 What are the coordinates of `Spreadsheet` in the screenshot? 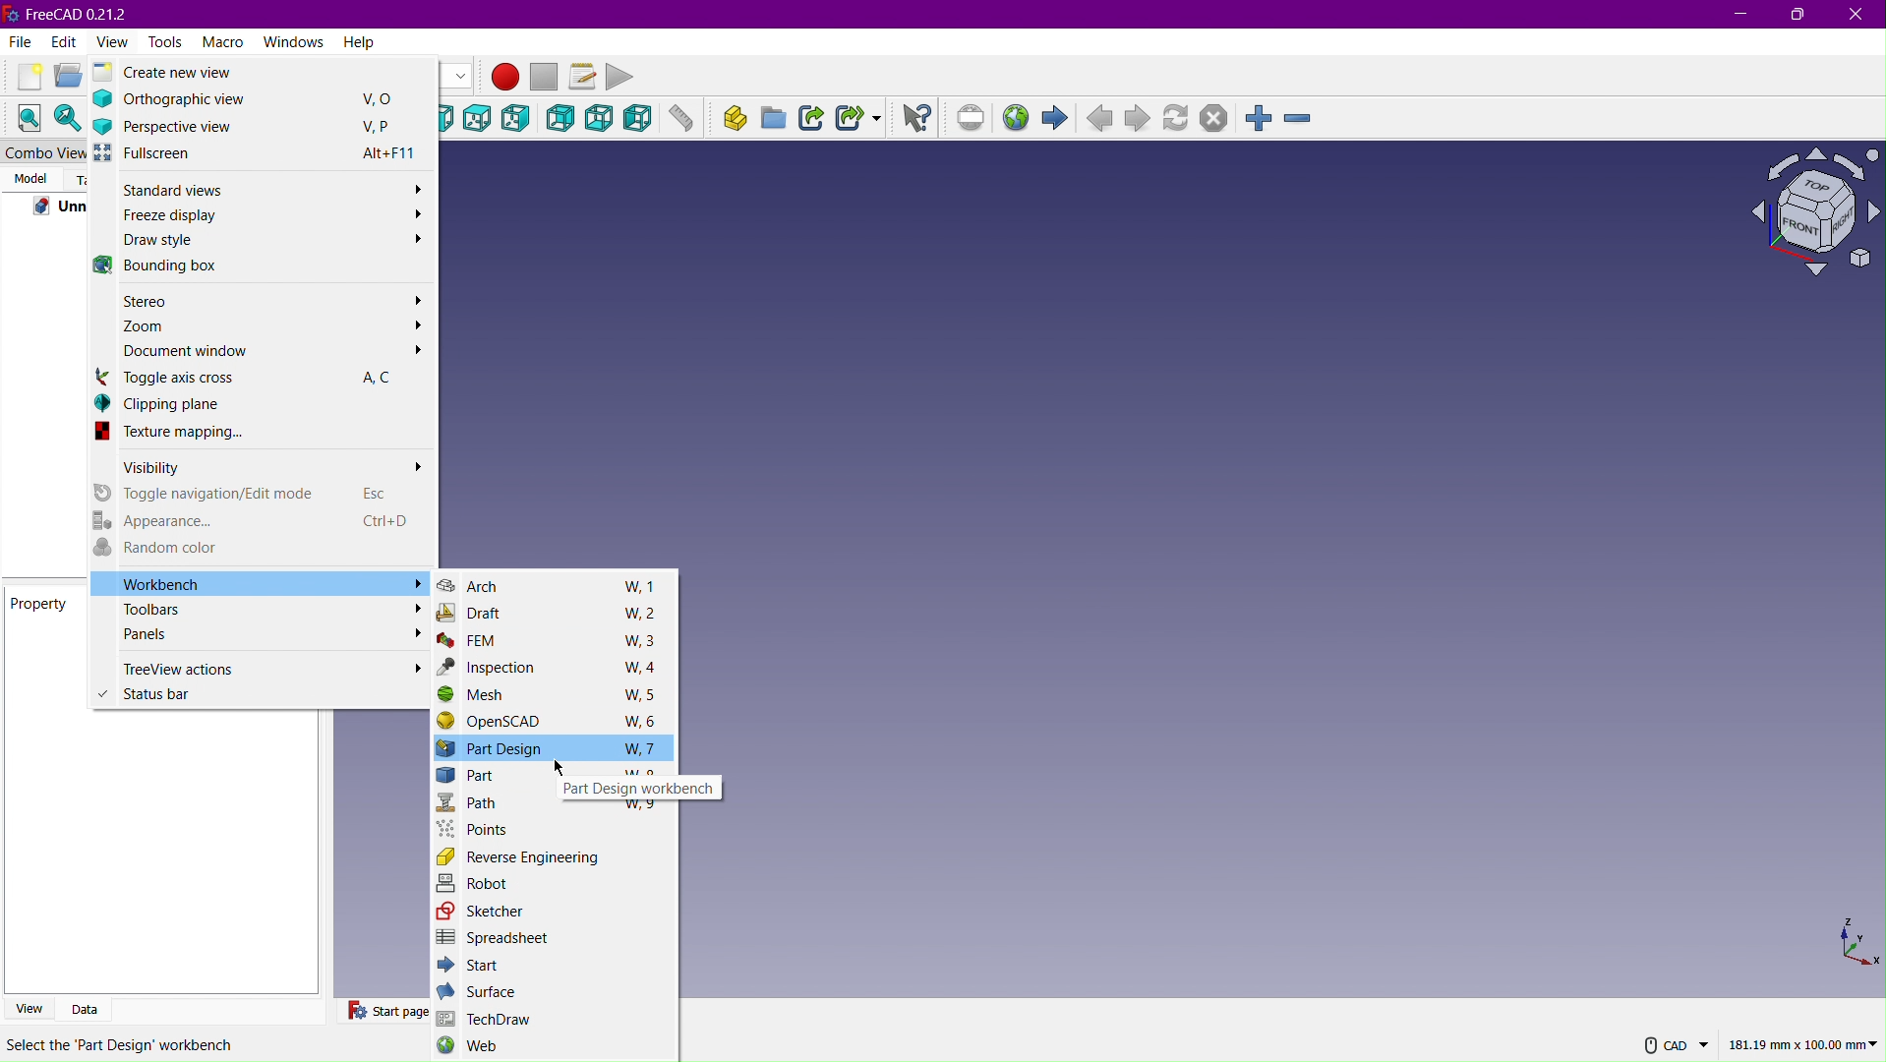 It's located at (494, 940).